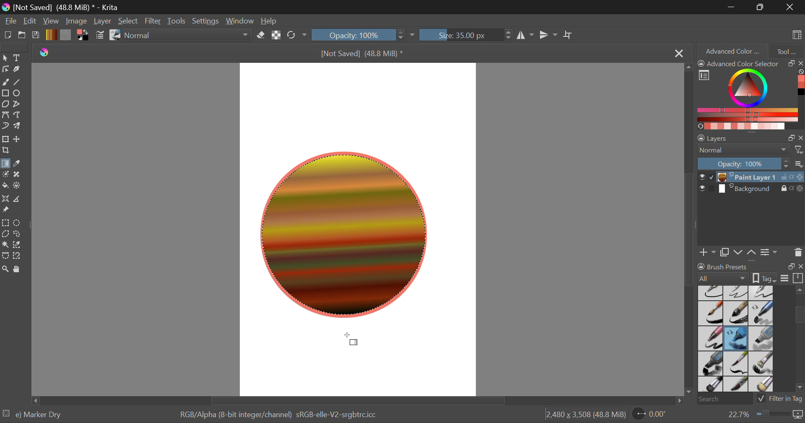 The image size is (805, 423). What do you see at coordinates (52, 21) in the screenshot?
I see `View` at bounding box center [52, 21].